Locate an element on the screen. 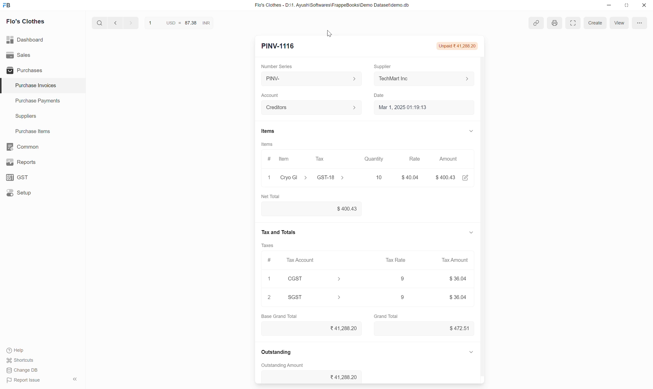 This screenshot has width=653, height=389. New Entry is located at coordinates (277, 47).